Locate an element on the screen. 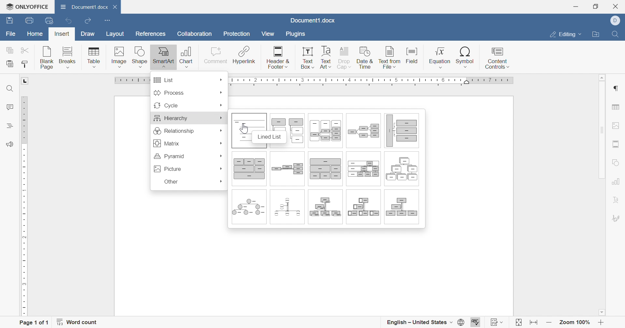 The width and height of the screenshot is (625, 328). Home is located at coordinates (35, 34).